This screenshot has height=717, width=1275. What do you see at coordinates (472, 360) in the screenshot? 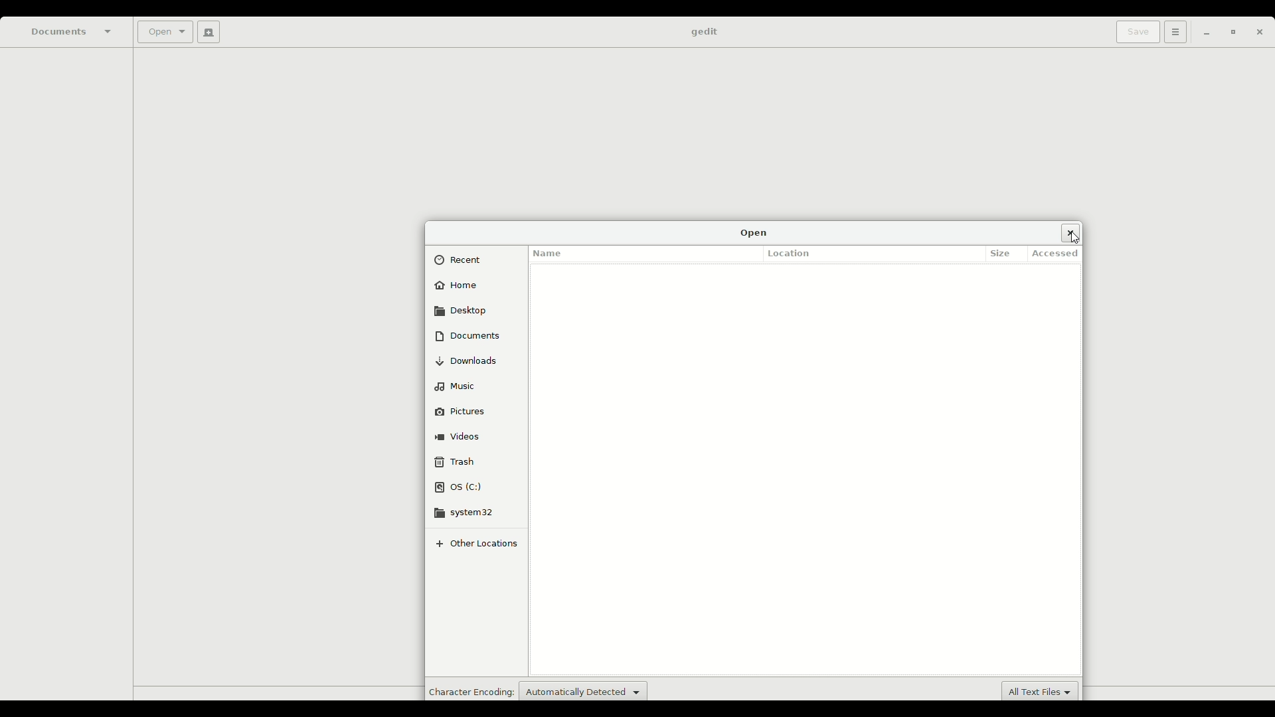
I see `Downloads` at bounding box center [472, 360].